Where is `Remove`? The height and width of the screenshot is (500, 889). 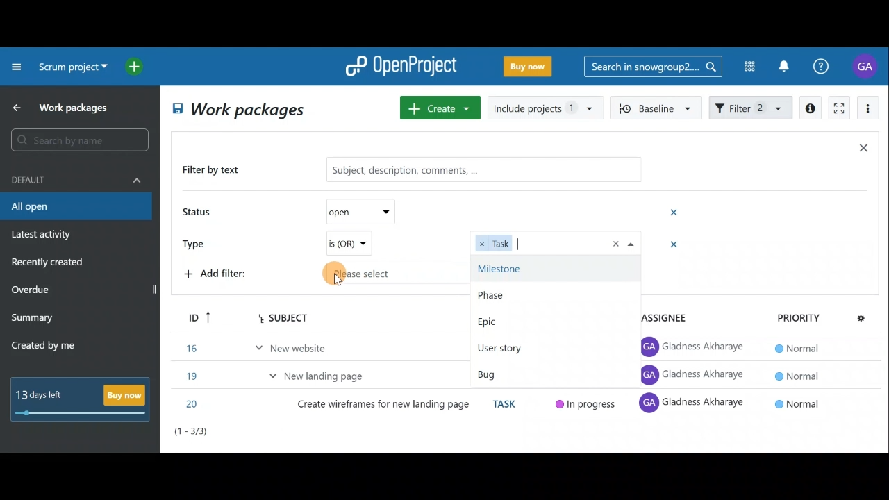
Remove is located at coordinates (669, 245).